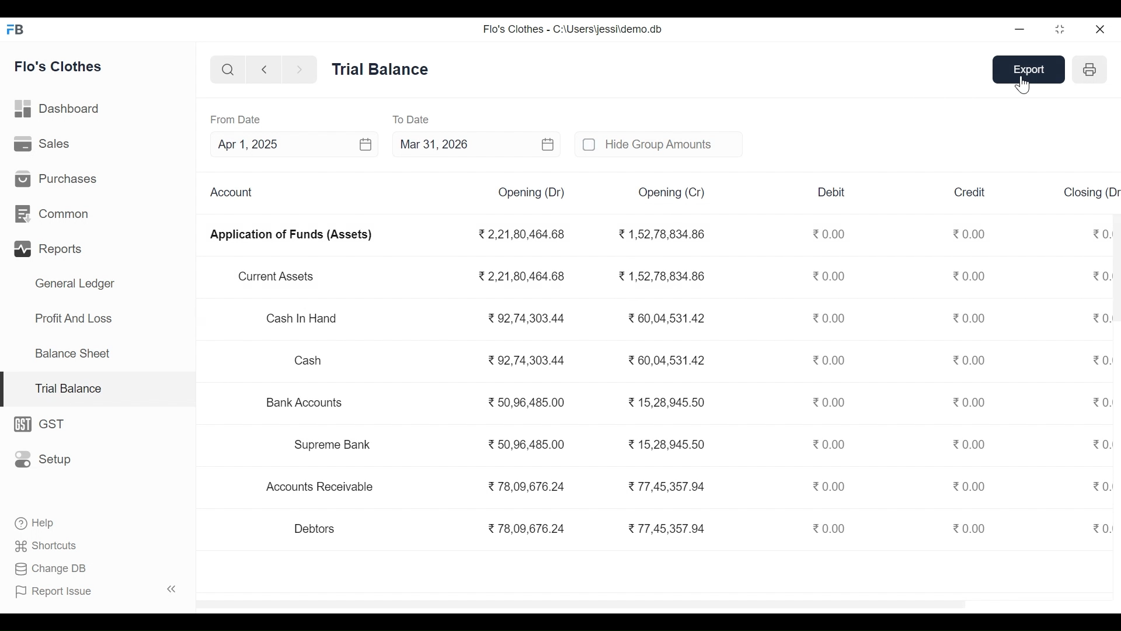 The height and width of the screenshot is (631, 1121). I want to click on 15.28.945 50, so click(667, 402).